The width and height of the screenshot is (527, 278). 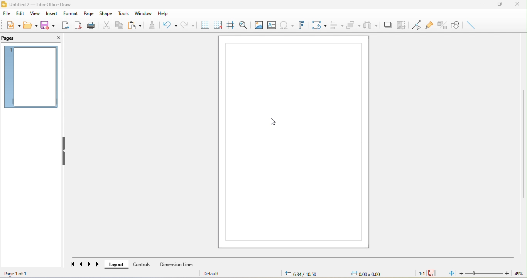 What do you see at coordinates (218, 25) in the screenshot?
I see `snap to grid` at bounding box center [218, 25].